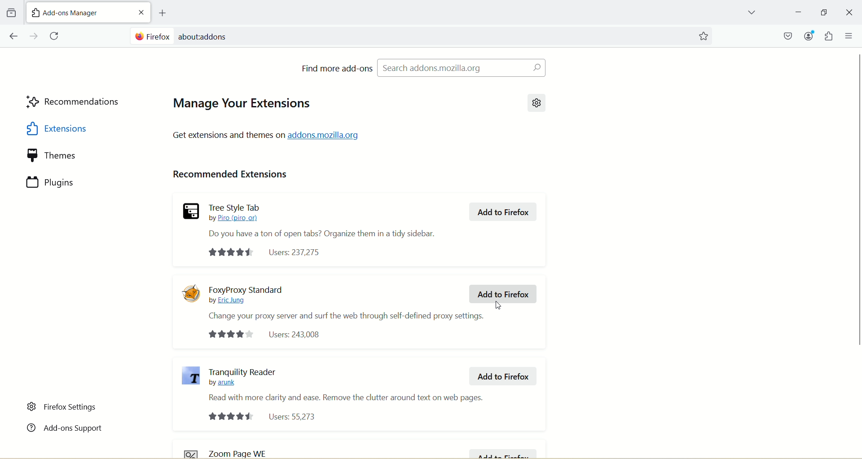 The height and width of the screenshot is (459, 862). I want to click on Users: 243,008, so click(264, 334).